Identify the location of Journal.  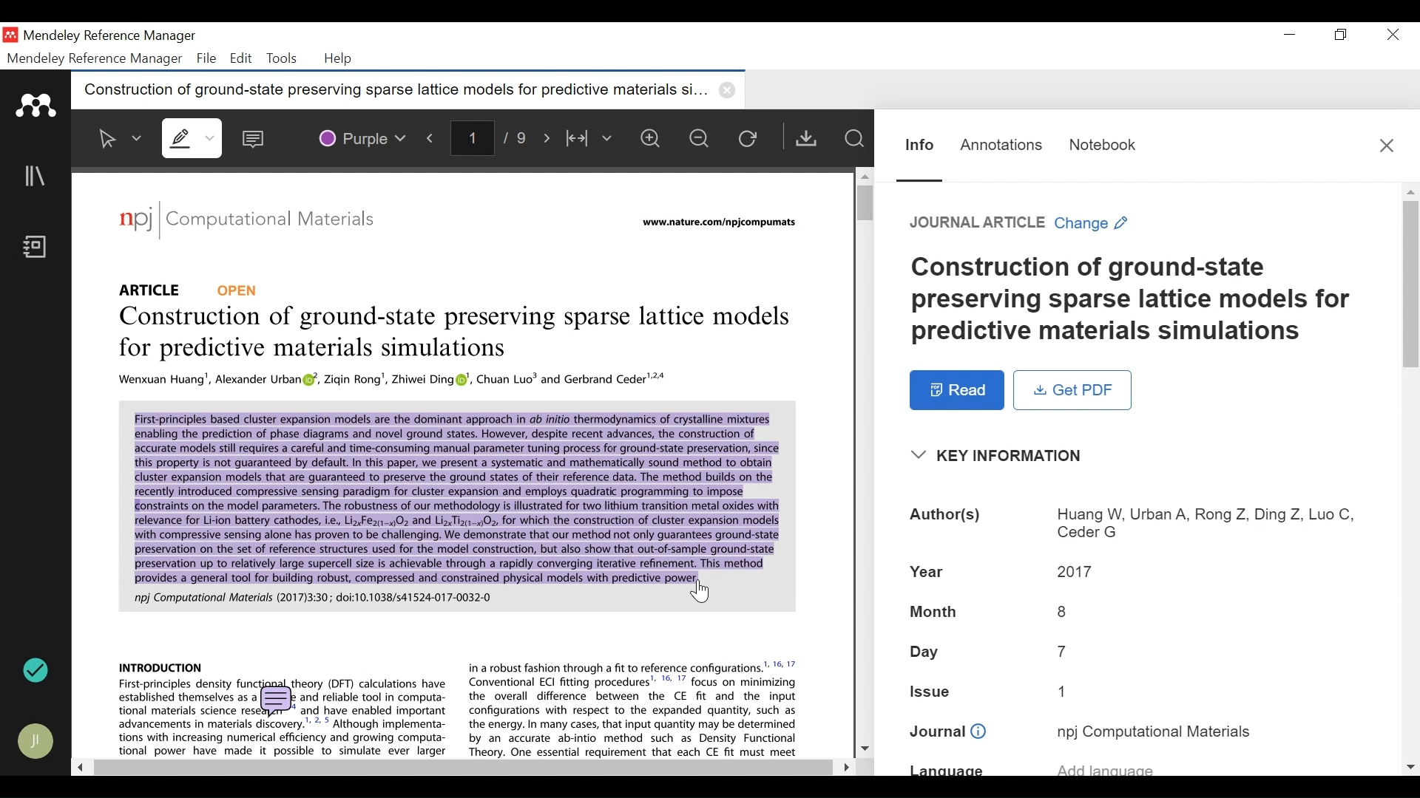
(1154, 731).